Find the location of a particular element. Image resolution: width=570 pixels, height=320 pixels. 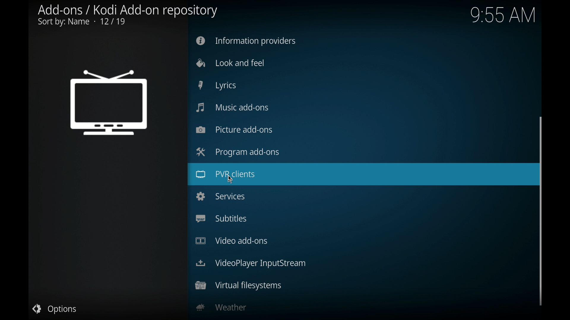

time is located at coordinates (504, 15).